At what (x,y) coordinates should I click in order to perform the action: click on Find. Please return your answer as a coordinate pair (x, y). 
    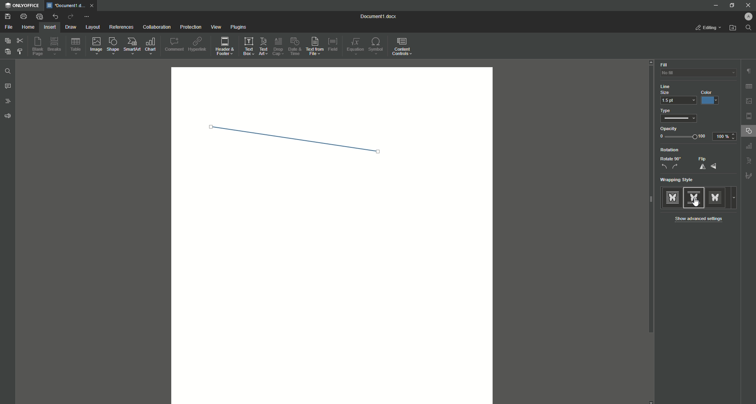
    Looking at the image, I should click on (8, 71).